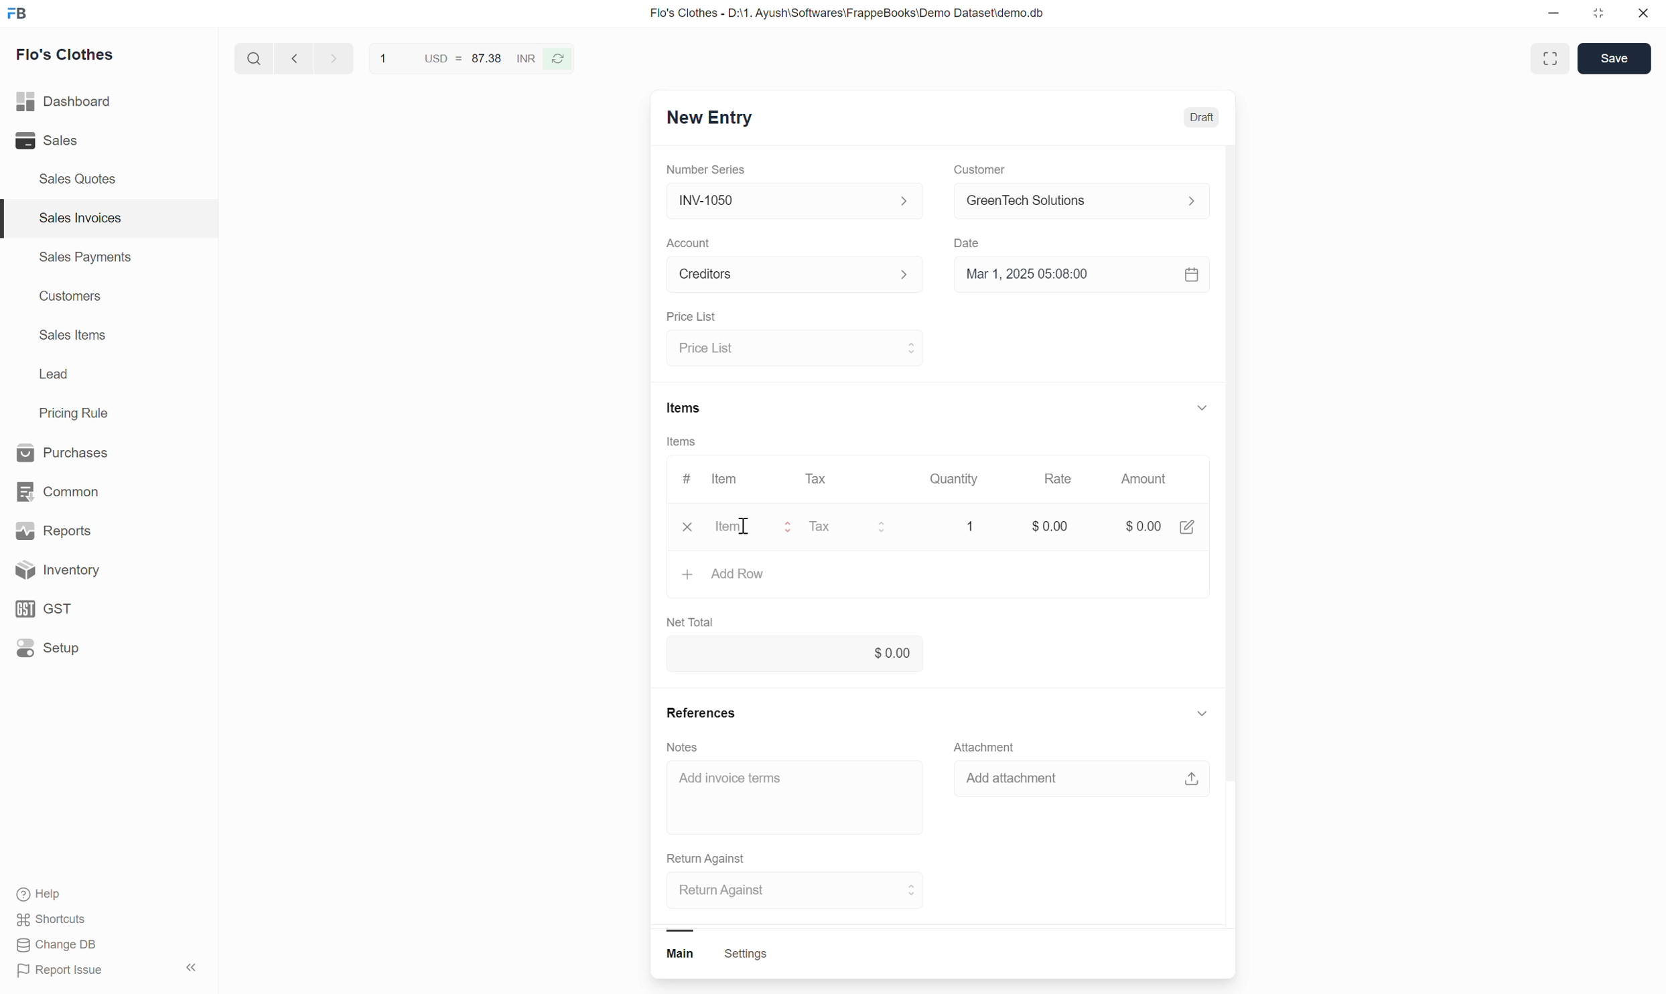 The height and width of the screenshot is (994, 1666). I want to click on Change DB, so click(59, 947).